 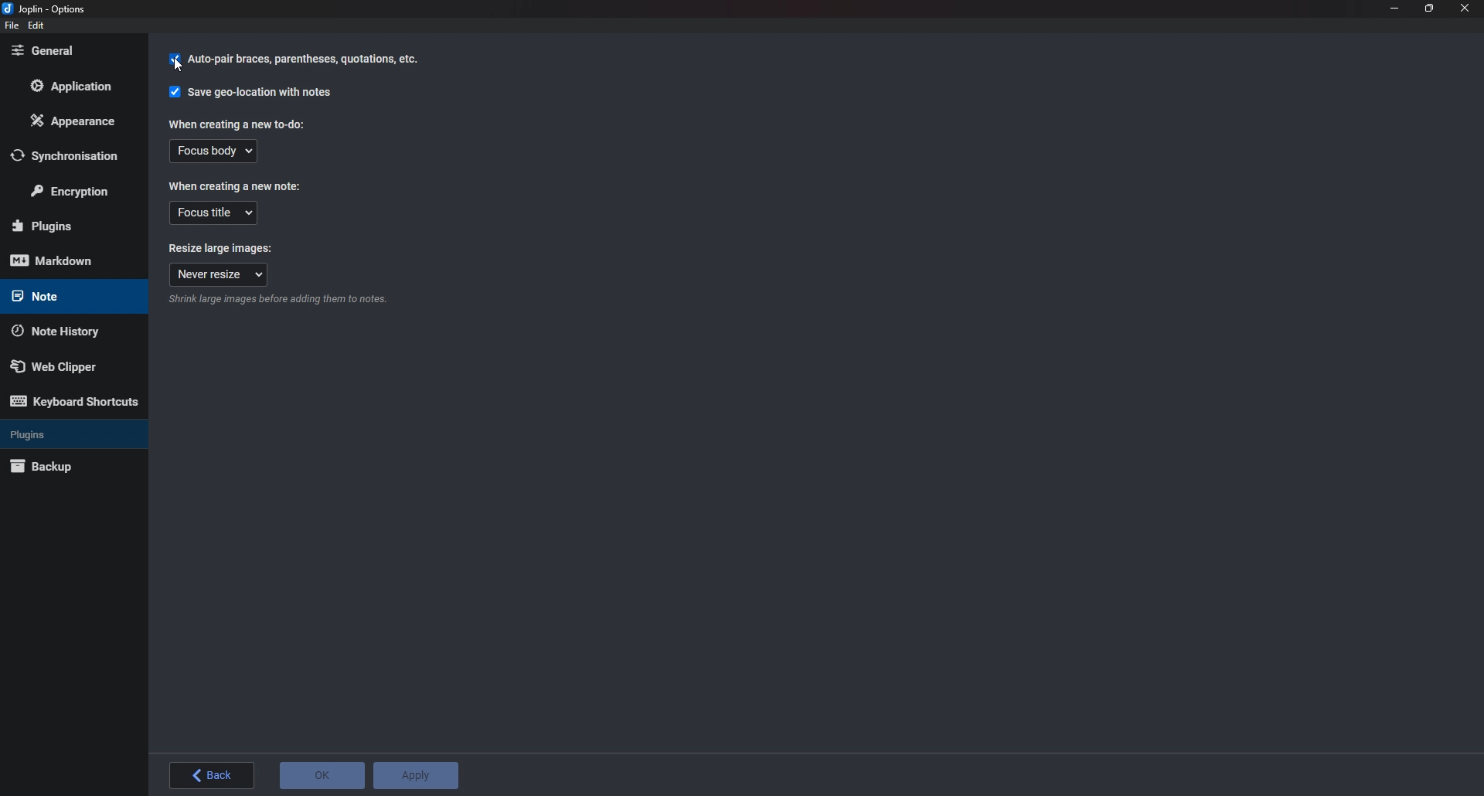 What do you see at coordinates (64, 297) in the screenshot?
I see `note` at bounding box center [64, 297].